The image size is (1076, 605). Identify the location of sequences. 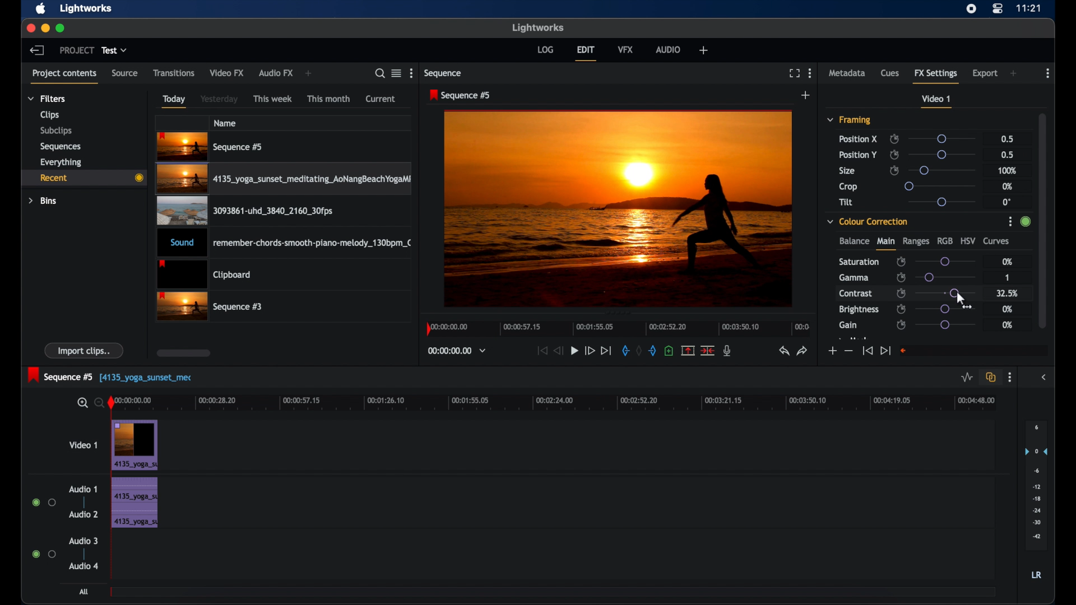
(61, 147).